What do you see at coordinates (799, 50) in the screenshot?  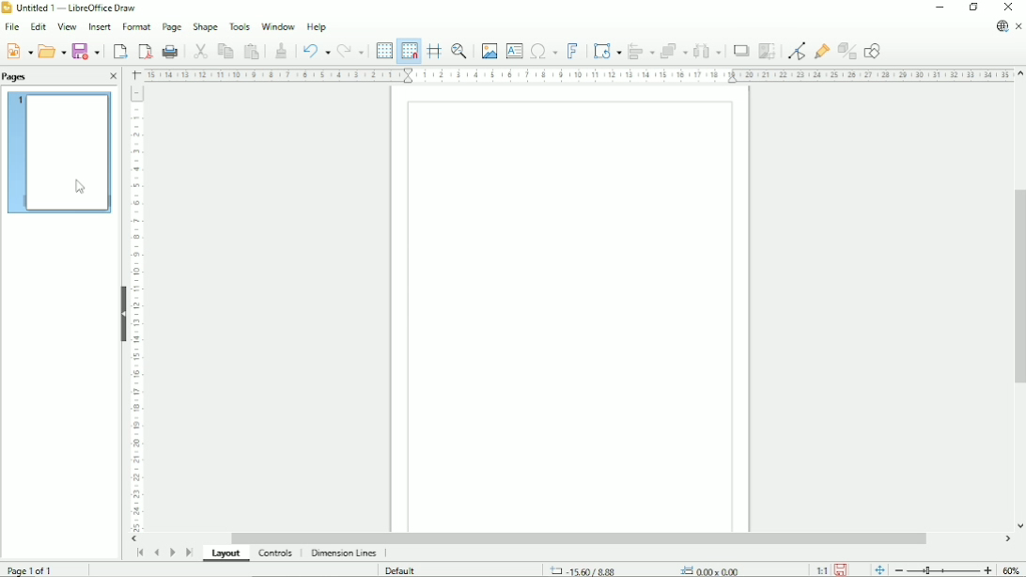 I see `Toggle point edit mode` at bounding box center [799, 50].